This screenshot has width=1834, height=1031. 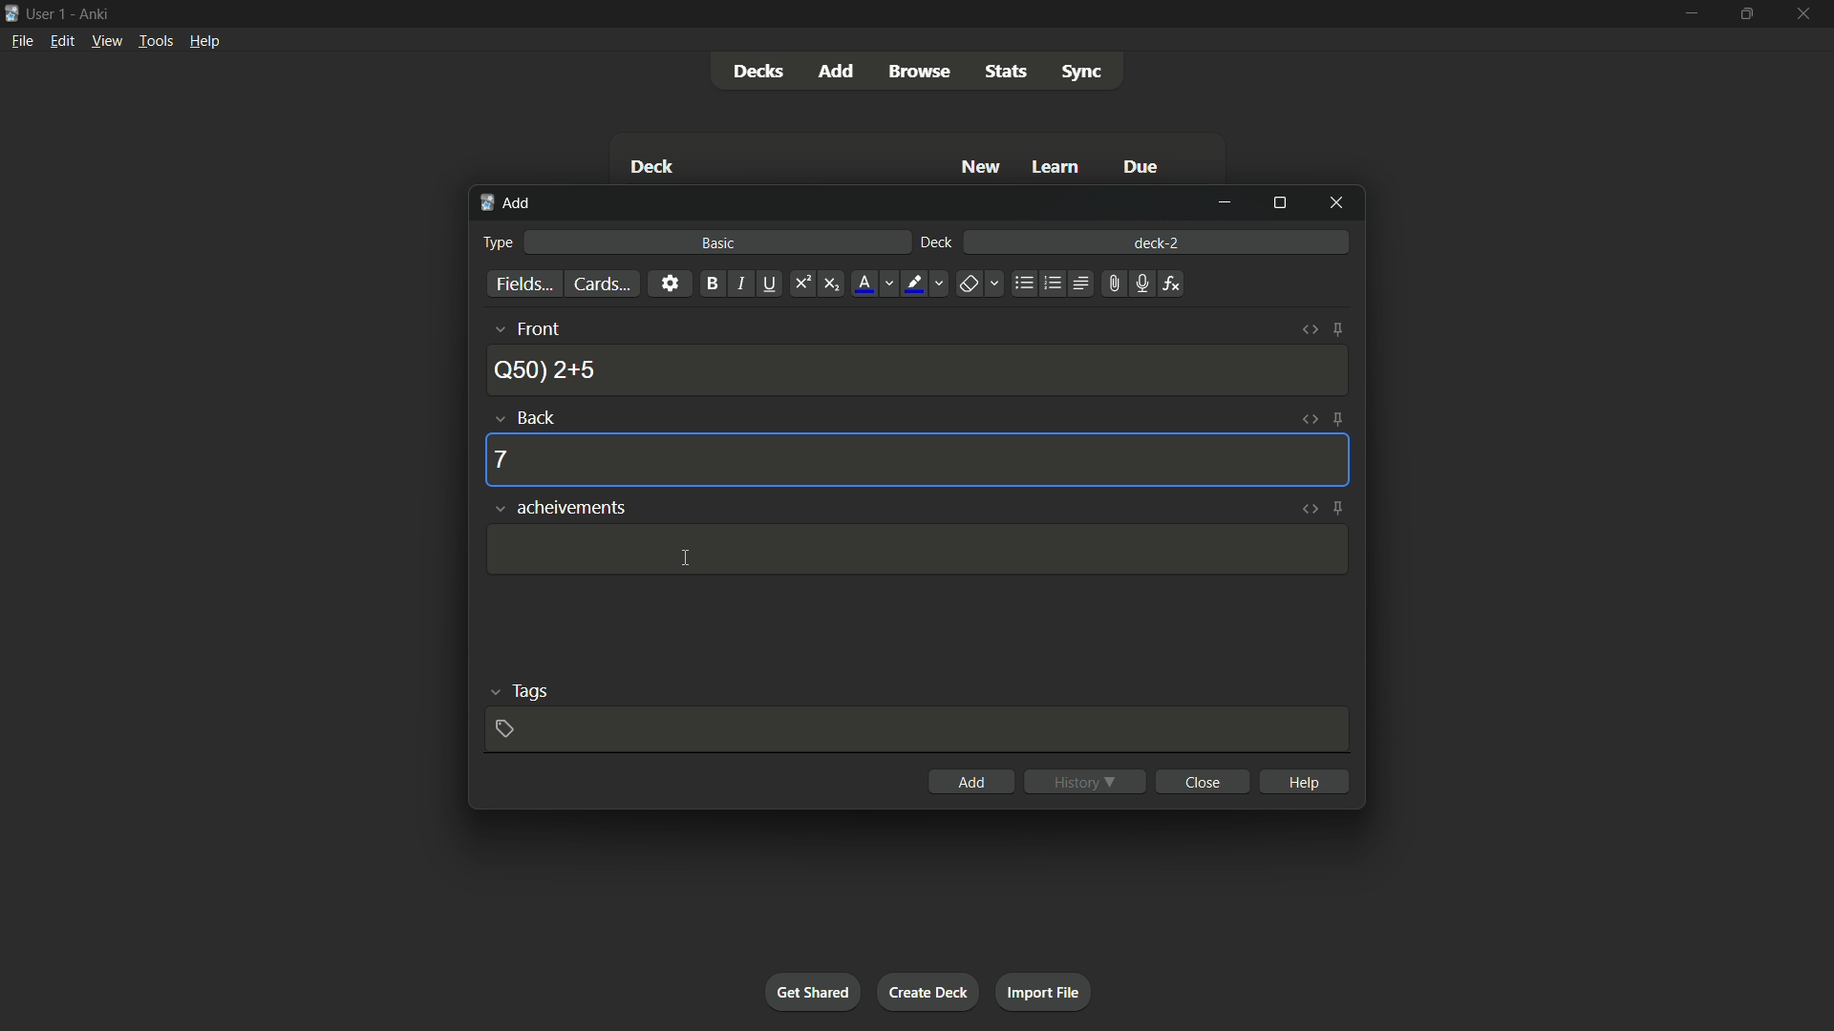 What do you see at coordinates (650, 166) in the screenshot?
I see `Deck` at bounding box center [650, 166].